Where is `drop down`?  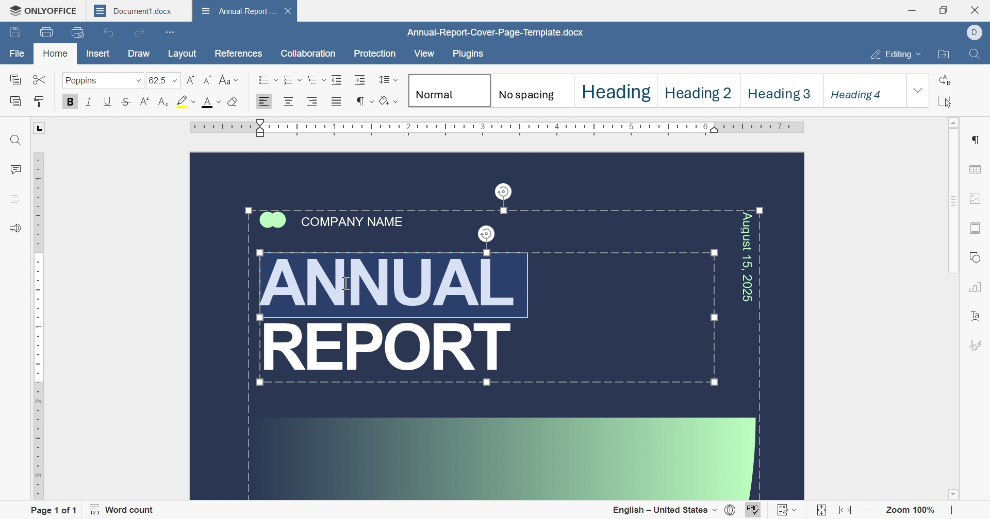 drop down is located at coordinates (918, 91).